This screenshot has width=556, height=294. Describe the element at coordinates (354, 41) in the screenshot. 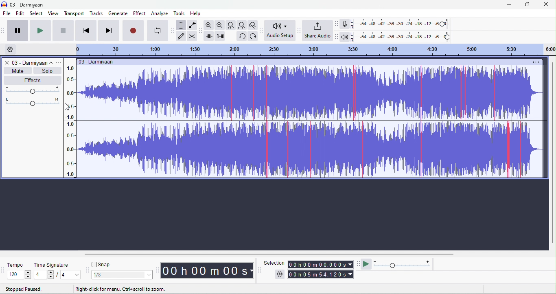

I see `R` at that location.